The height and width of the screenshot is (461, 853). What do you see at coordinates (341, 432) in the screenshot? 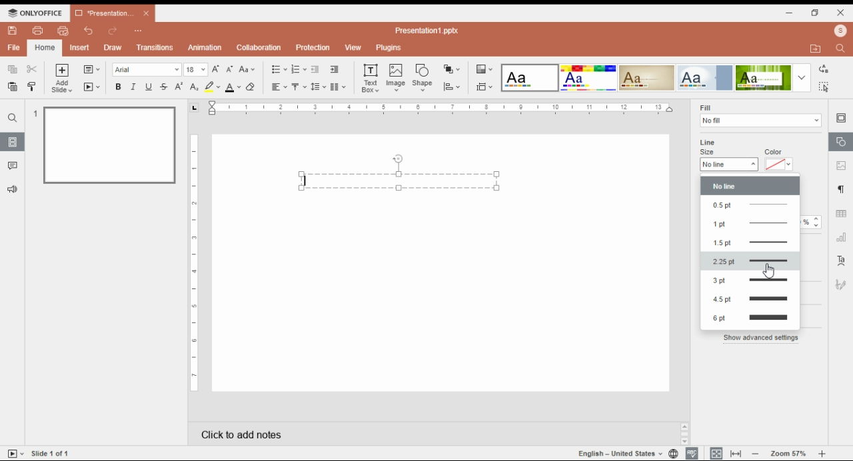
I see `click to add notes` at bounding box center [341, 432].